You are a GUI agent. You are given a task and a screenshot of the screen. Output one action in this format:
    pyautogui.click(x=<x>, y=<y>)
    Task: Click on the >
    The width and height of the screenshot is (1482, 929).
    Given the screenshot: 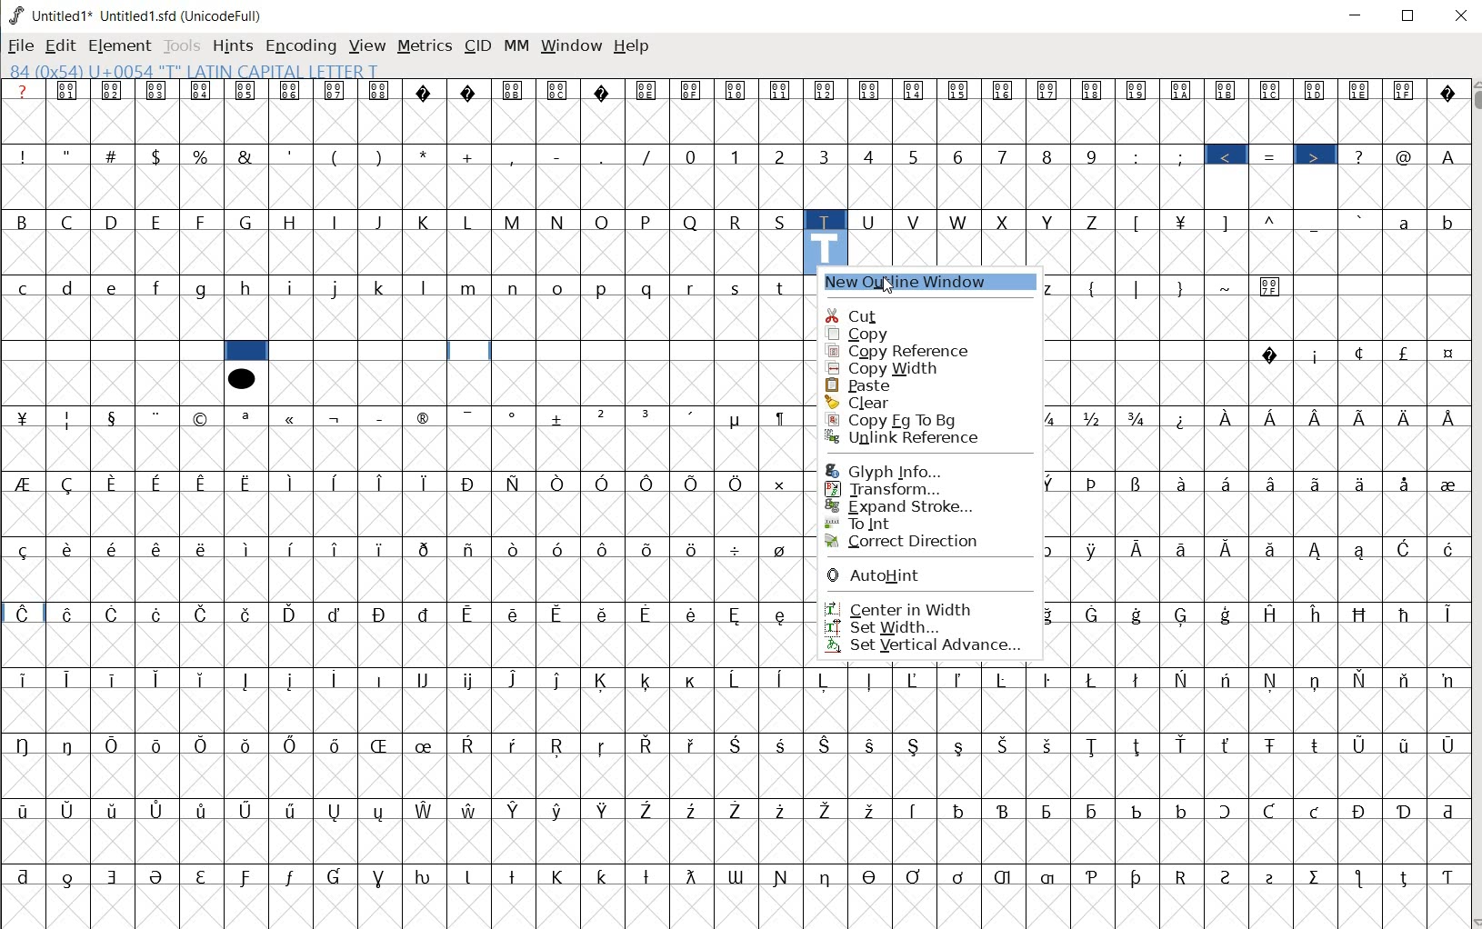 What is the action you would take?
    pyautogui.click(x=1317, y=156)
    